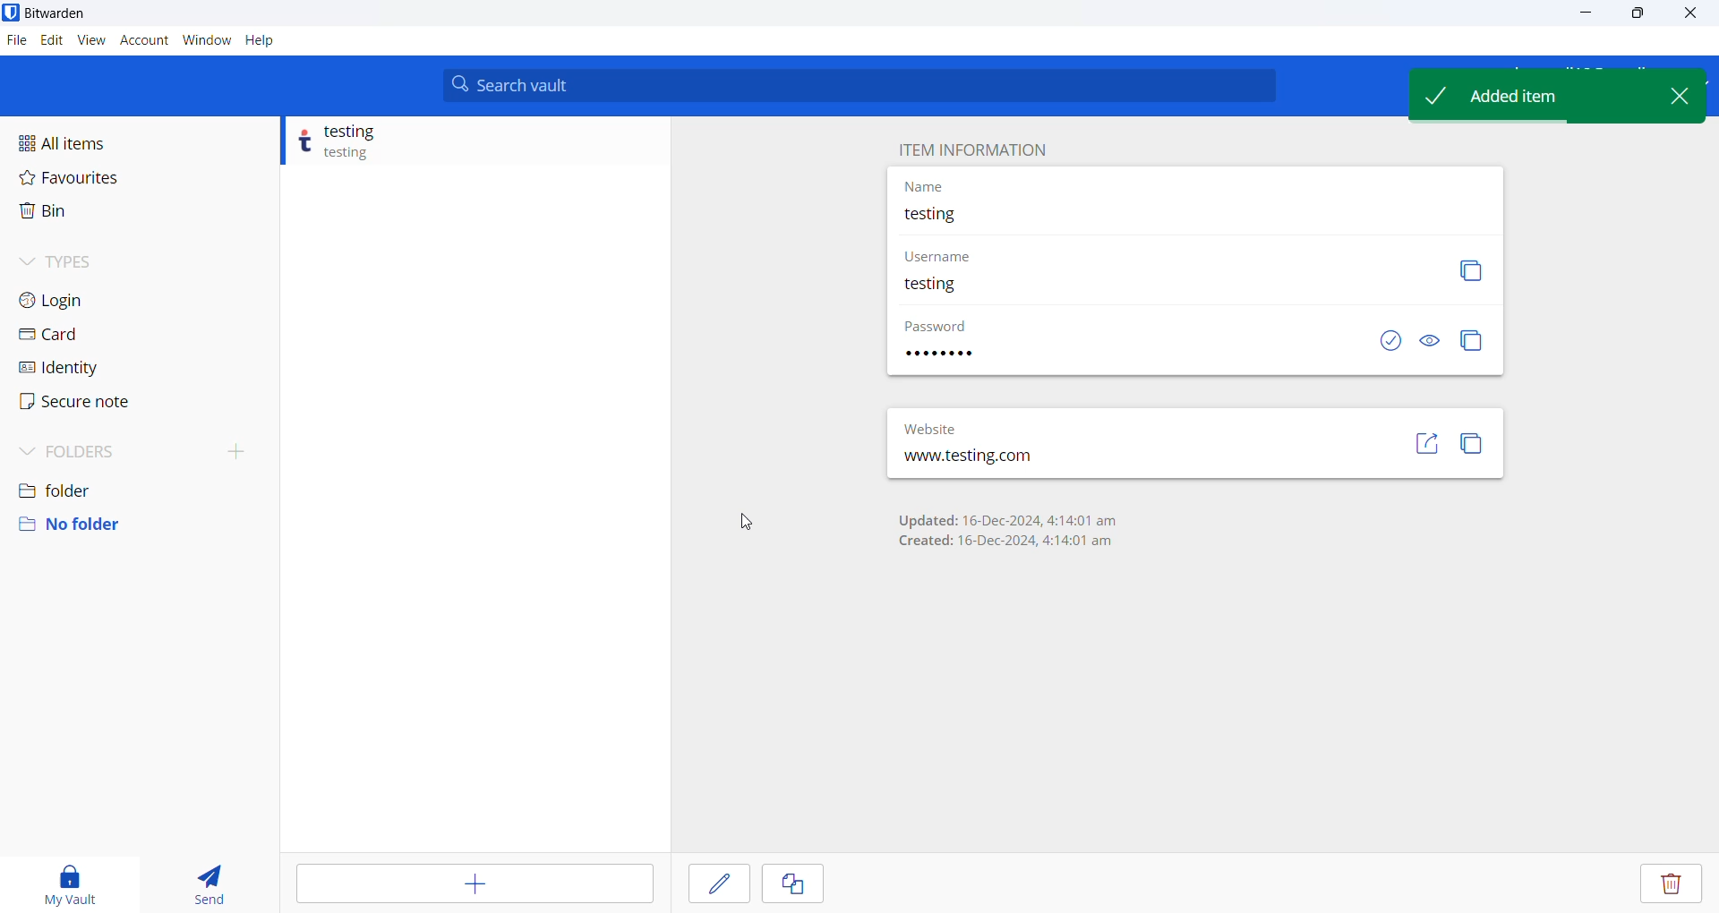 The image size is (1719, 913). What do you see at coordinates (262, 42) in the screenshot?
I see `help` at bounding box center [262, 42].